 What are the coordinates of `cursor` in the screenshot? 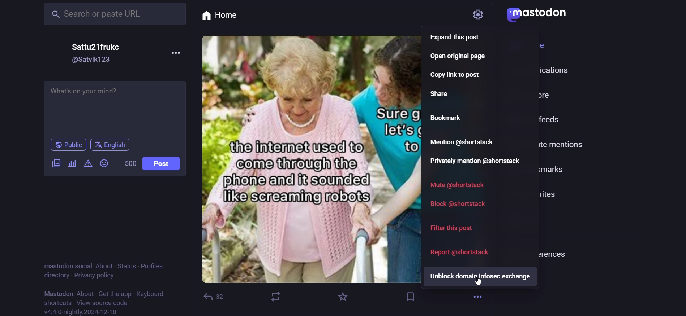 It's located at (479, 284).